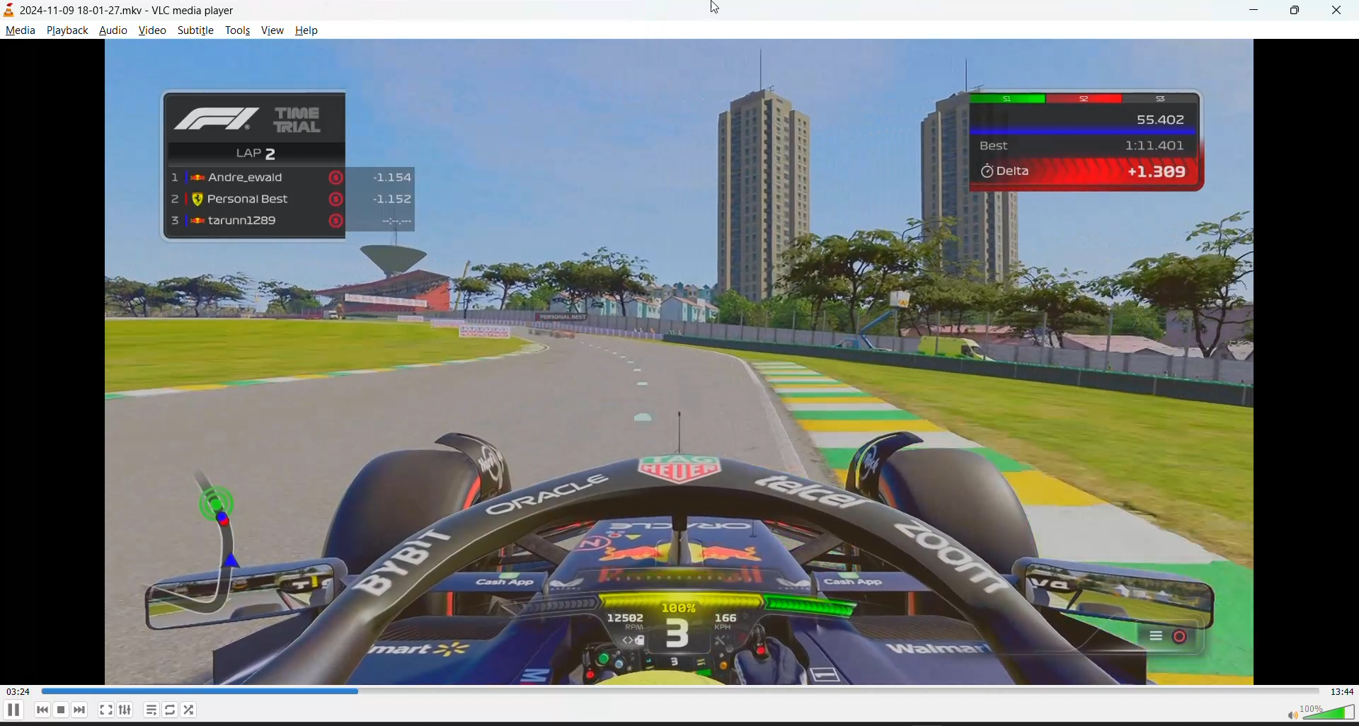 The height and width of the screenshot is (726, 1359). I want to click on settings, so click(125, 710).